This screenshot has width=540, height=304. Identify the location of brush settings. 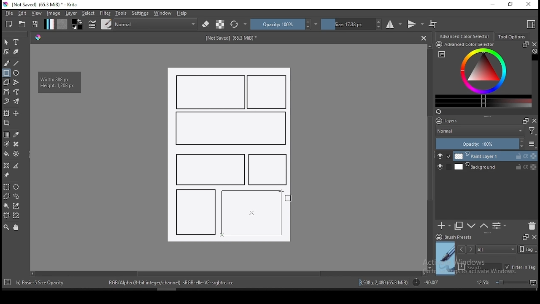
(92, 24).